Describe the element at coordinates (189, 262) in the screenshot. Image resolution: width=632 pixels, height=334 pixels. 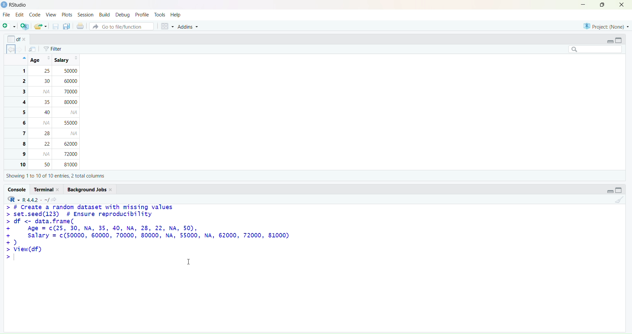
I see `cursor` at that location.